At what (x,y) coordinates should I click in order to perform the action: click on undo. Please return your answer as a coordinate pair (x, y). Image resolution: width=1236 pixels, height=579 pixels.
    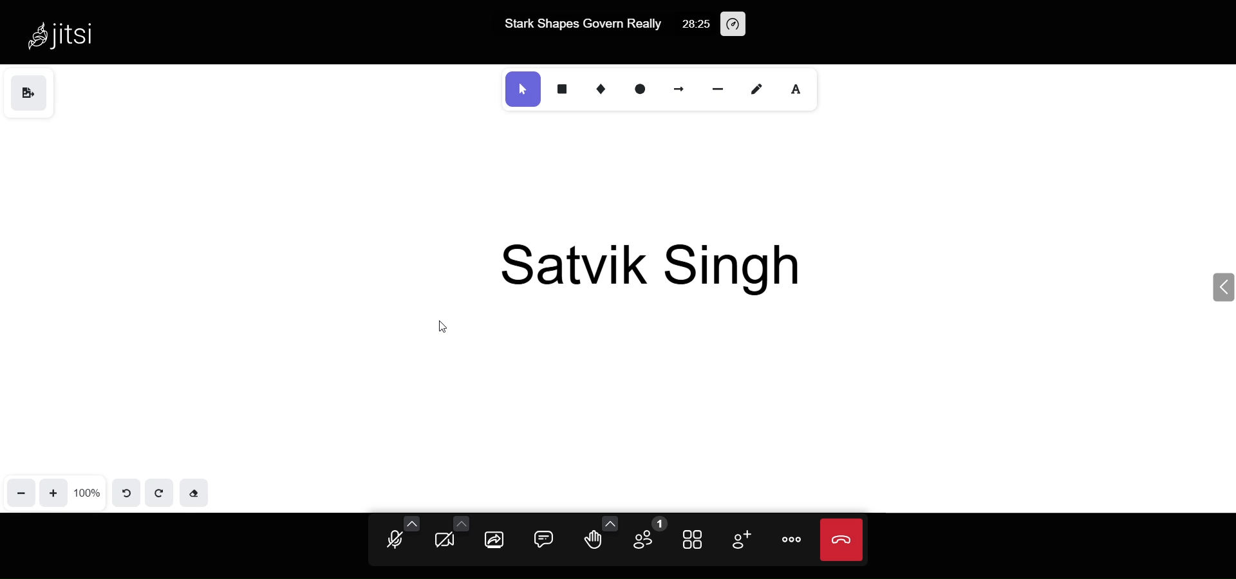
    Looking at the image, I should click on (127, 492).